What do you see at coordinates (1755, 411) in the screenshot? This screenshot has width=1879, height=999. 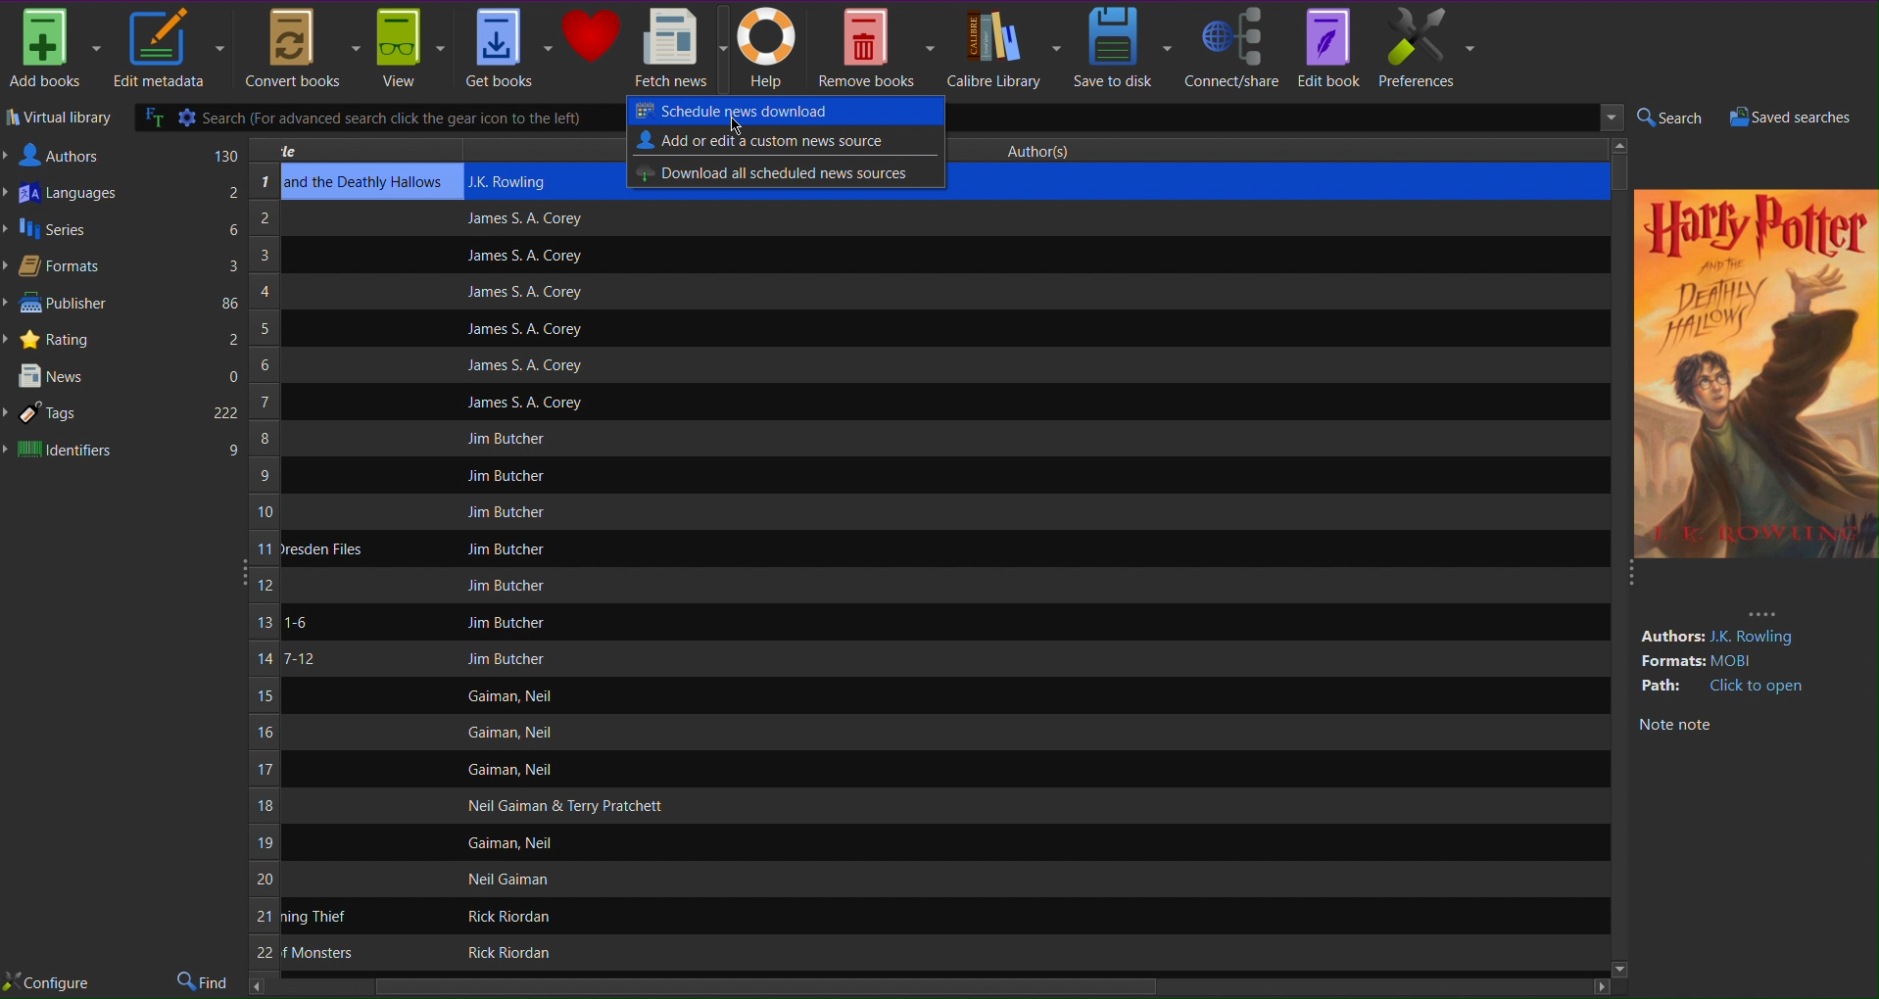 I see `Cover Preview` at bounding box center [1755, 411].